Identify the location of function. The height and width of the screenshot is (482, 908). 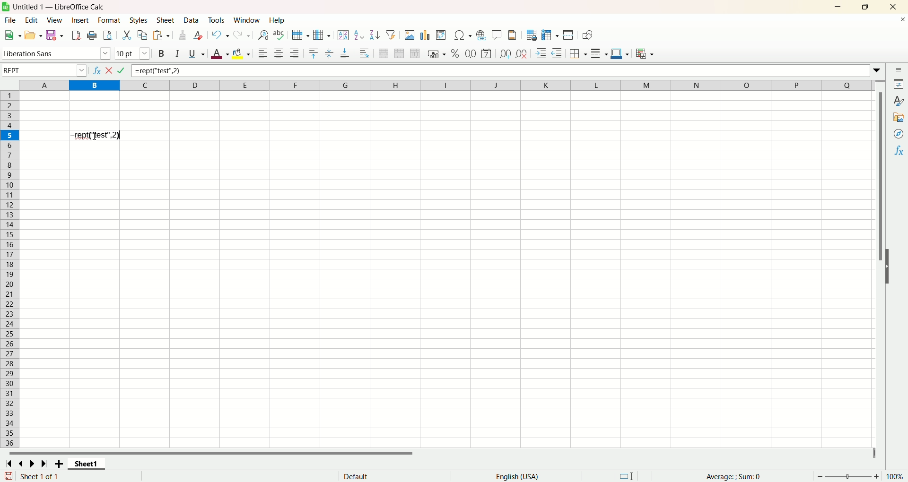
(898, 152).